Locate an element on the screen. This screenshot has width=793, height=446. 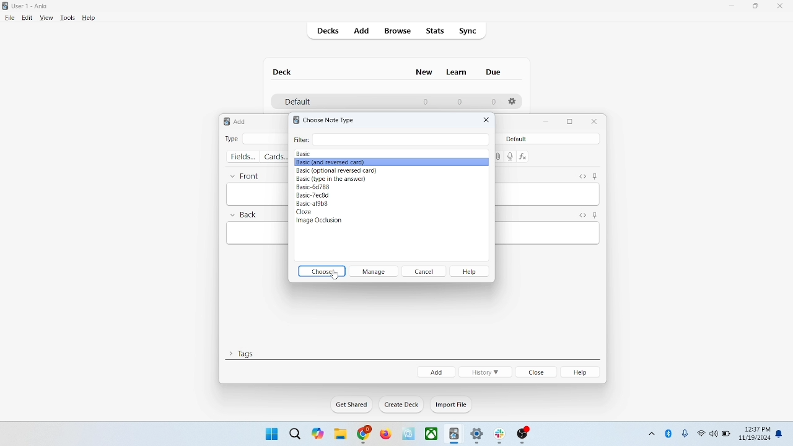
speaker is located at coordinates (714, 433).